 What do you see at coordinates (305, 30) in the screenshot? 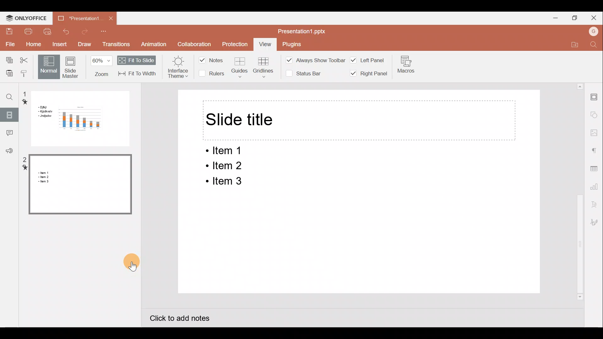
I see `Presentation1.pptx` at bounding box center [305, 30].